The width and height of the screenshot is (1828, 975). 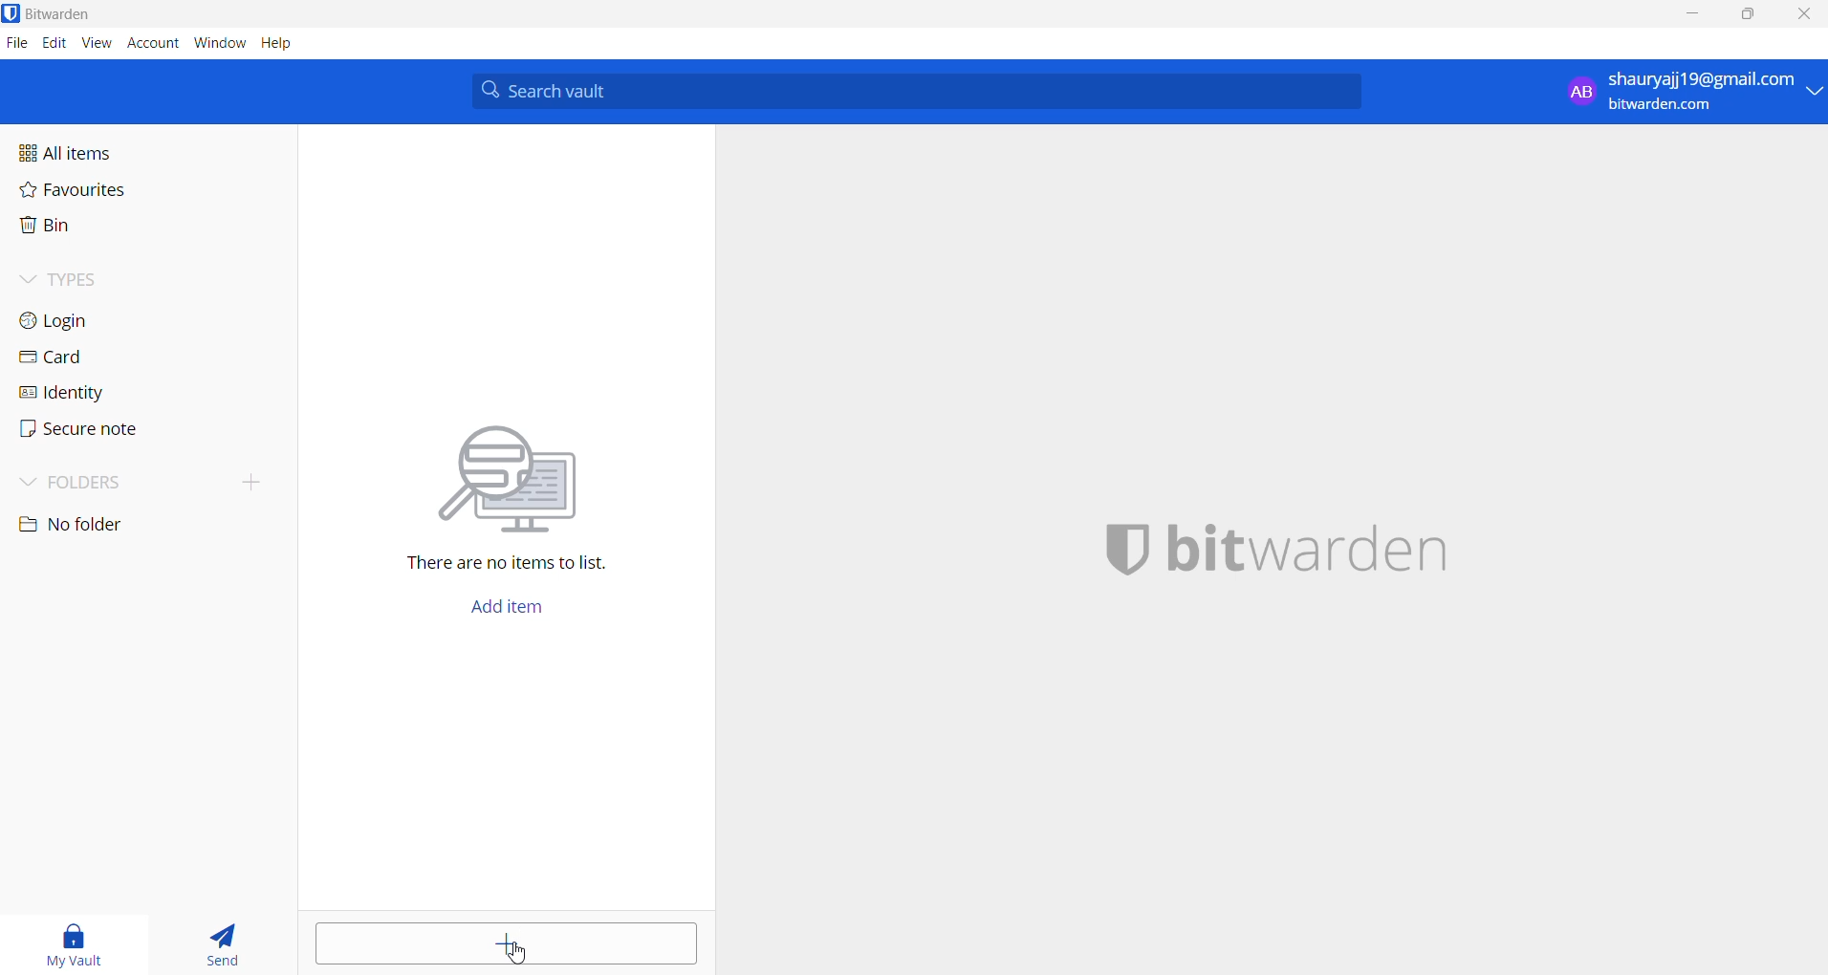 I want to click on card, so click(x=76, y=358).